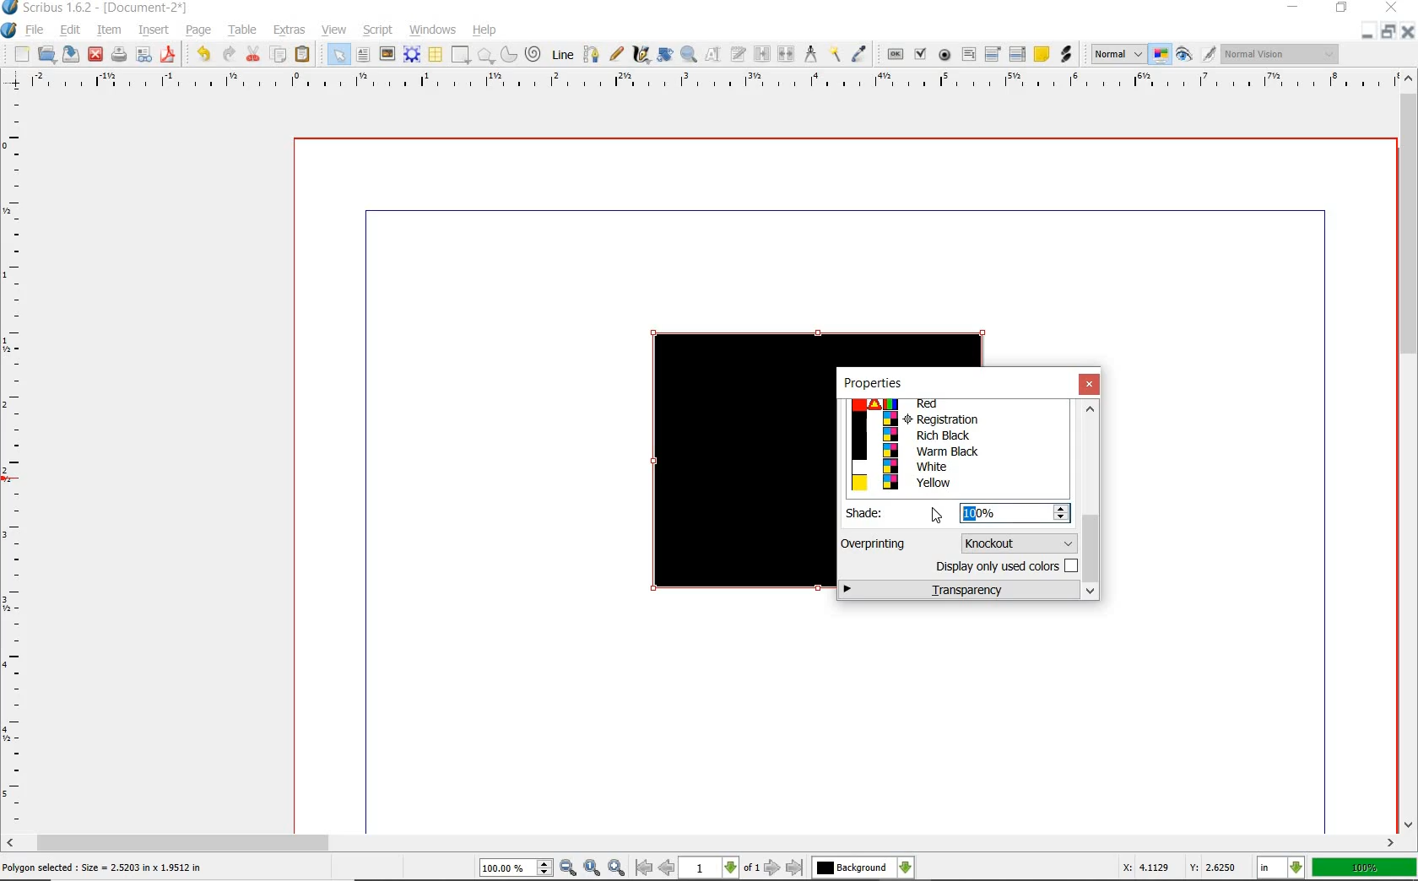  Describe the element at coordinates (1282, 868) in the screenshot. I see `select the current unit` at that location.